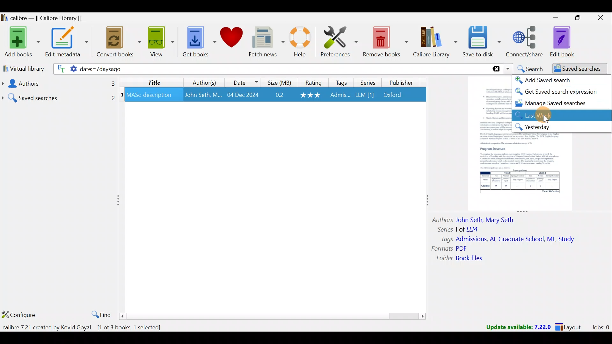 The width and height of the screenshot is (612, 344). Describe the element at coordinates (524, 170) in the screenshot. I see `Book preview` at that location.